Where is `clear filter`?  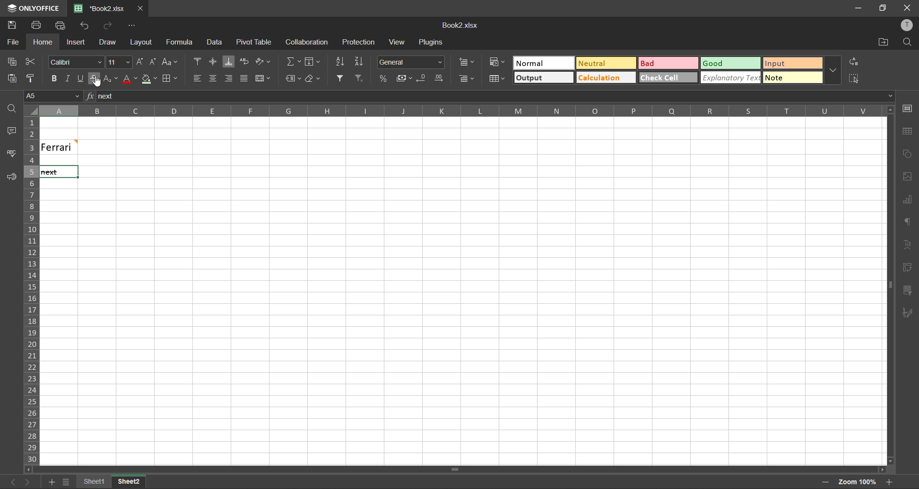 clear filter is located at coordinates (359, 79).